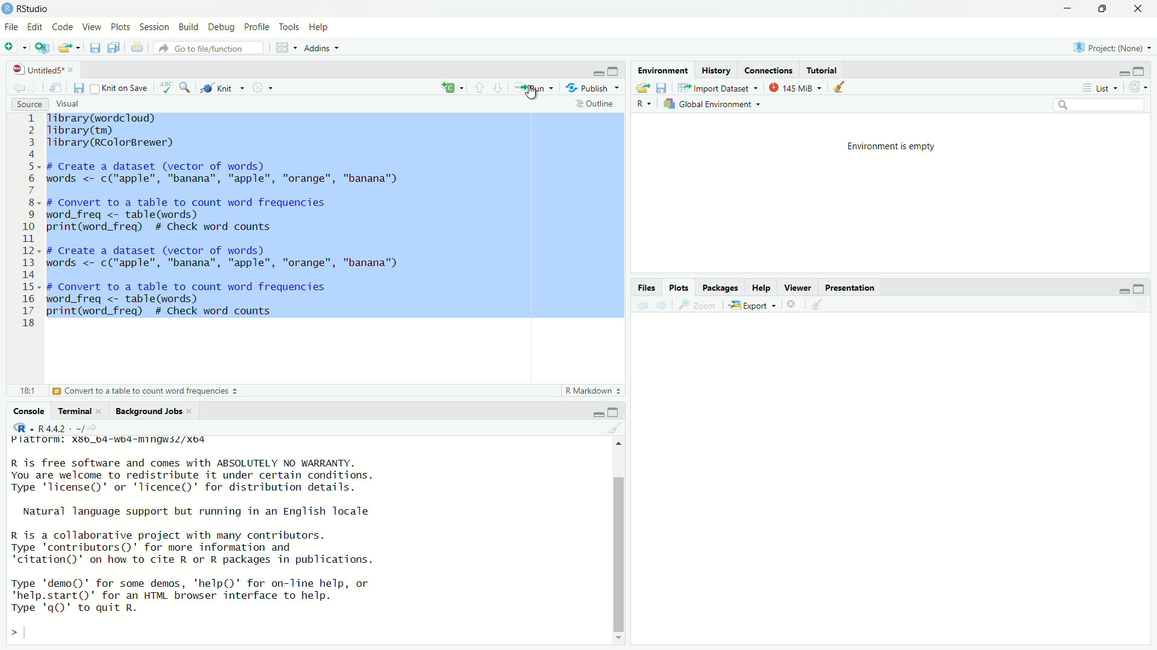 Image resolution: width=1157 pixels, height=650 pixels. I want to click on Tutorial, so click(823, 69).